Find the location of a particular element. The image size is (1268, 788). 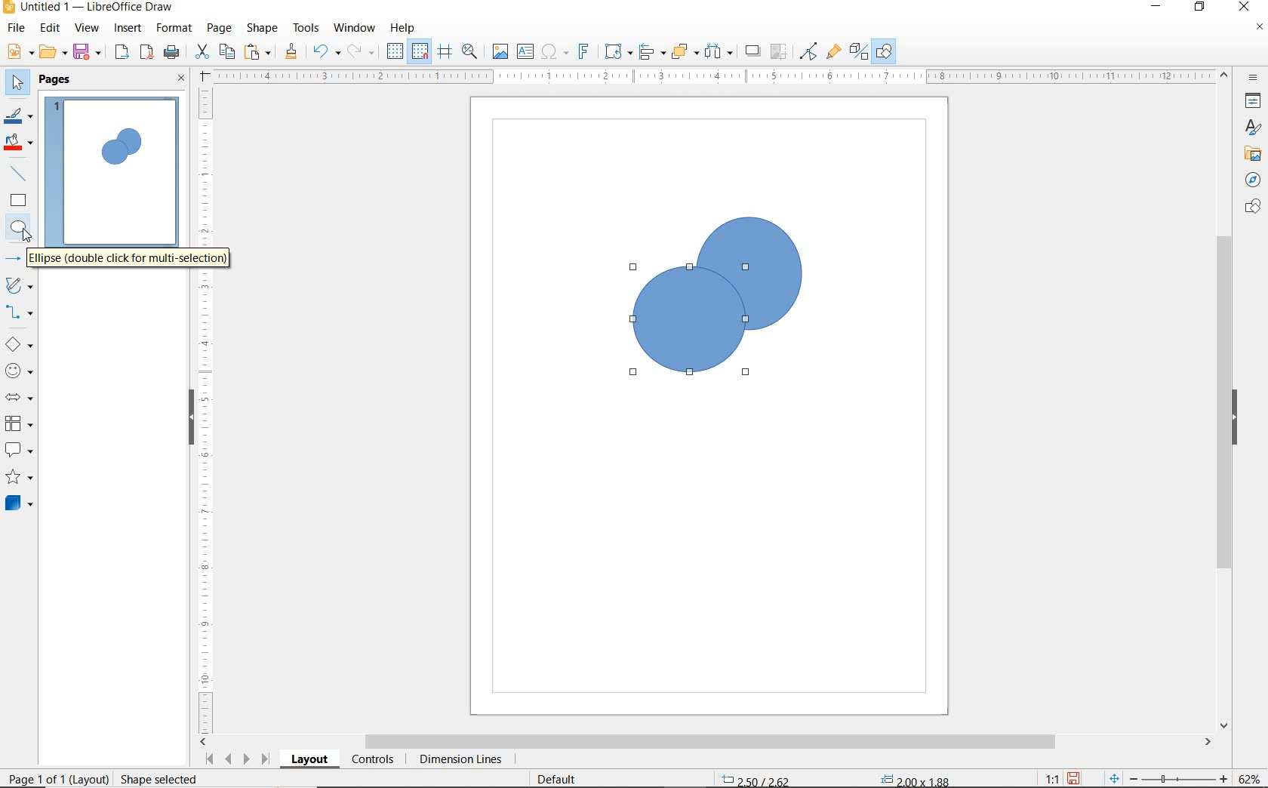

SCROLL NEXT is located at coordinates (235, 759).